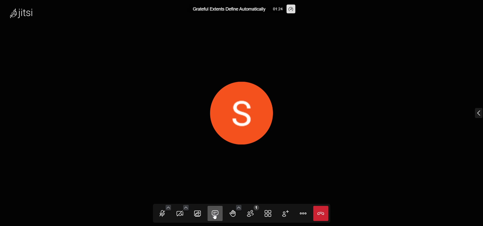  I want to click on invite people, so click(284, 214).